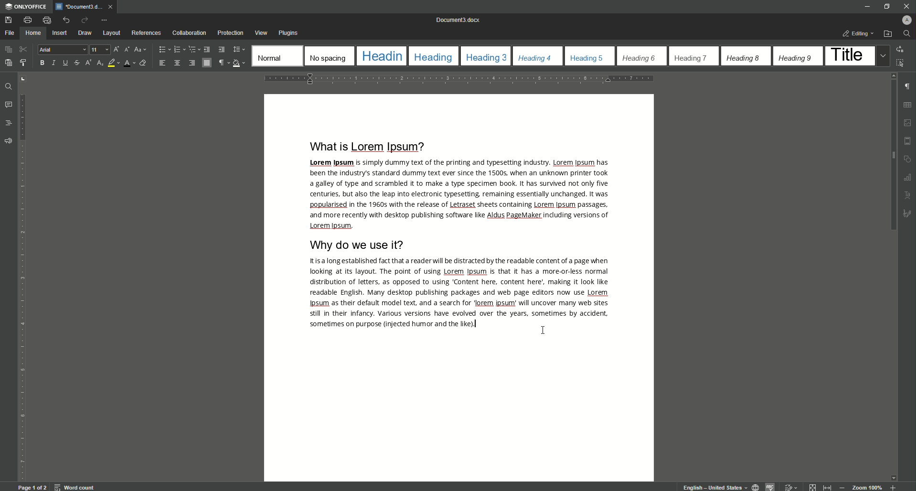 The height and width of the screenshot is (491, 916). Describe the element at coordinates (329, 56) in the screenshot. I see `No Spacing` at that location.